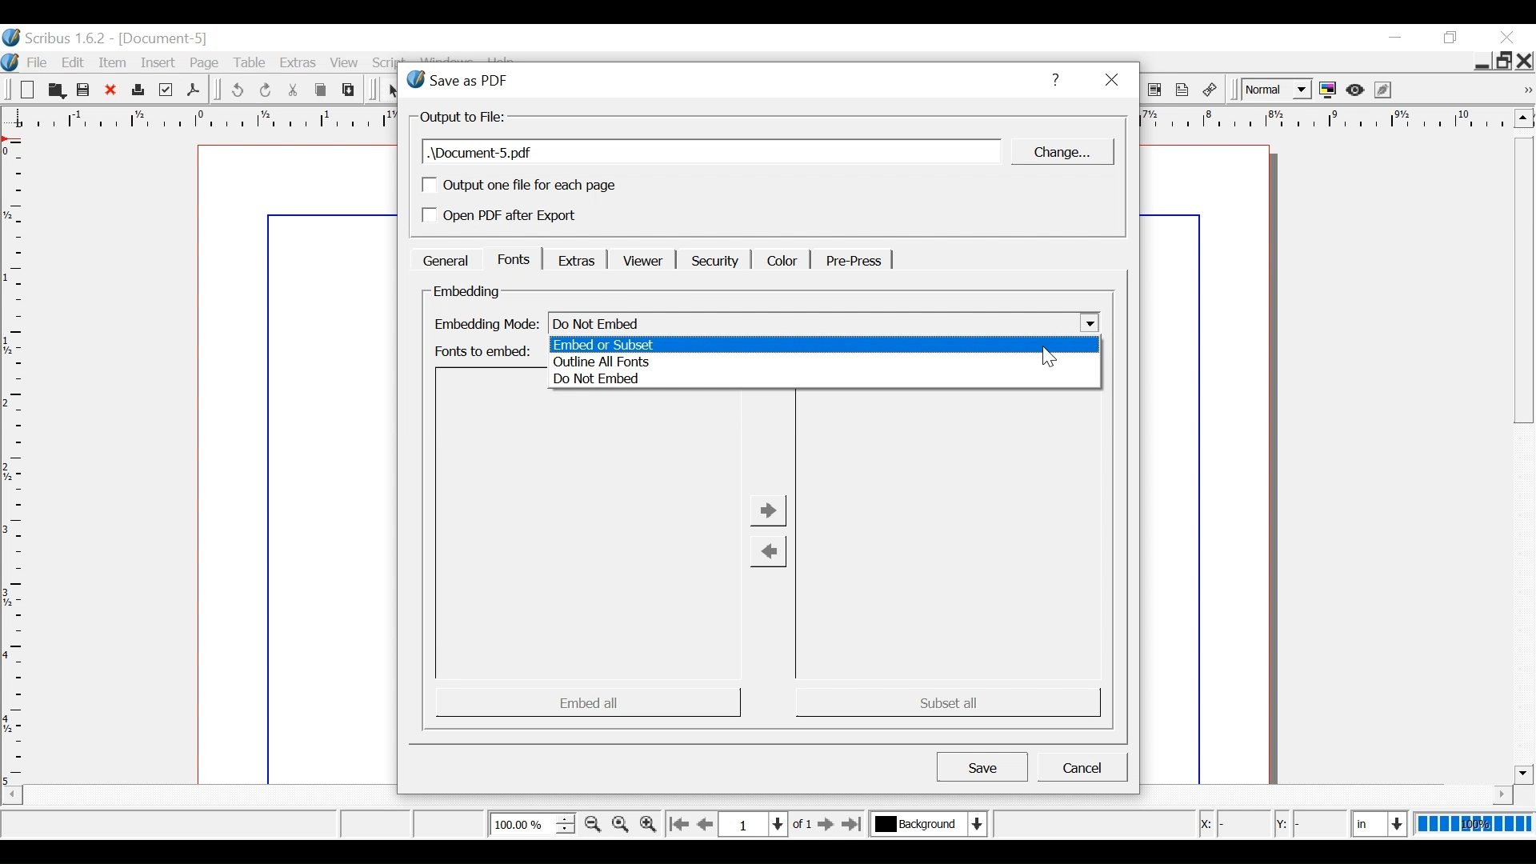 The width and height of the screenshot is (1536, 864). I want to click on Save, so click(982, 766).